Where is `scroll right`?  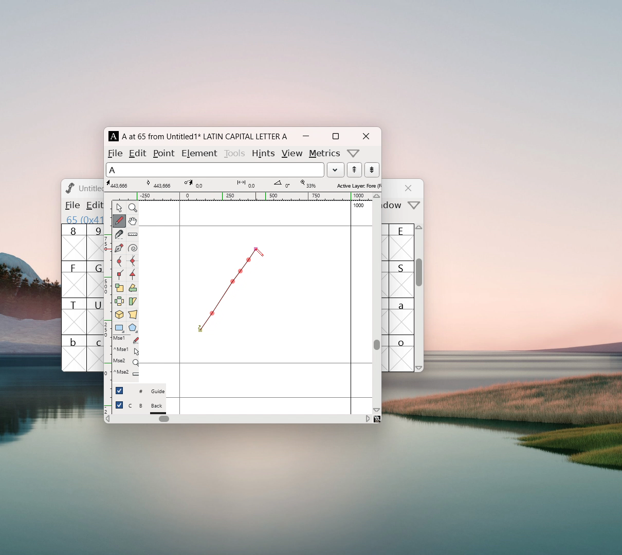
scroll right is located at coordinates (368, 418).